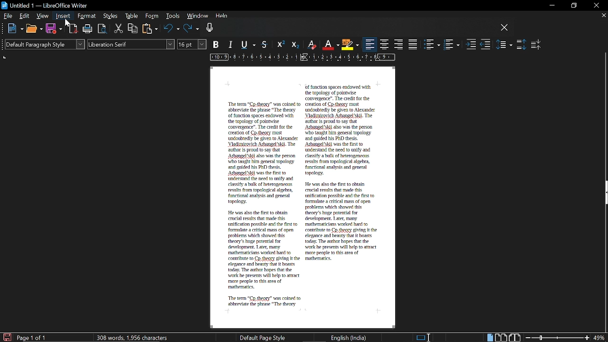 The image size is (608, 342). Describe the element at coordinates (67, 23) in the screenshot. I see `cursor` at that location.